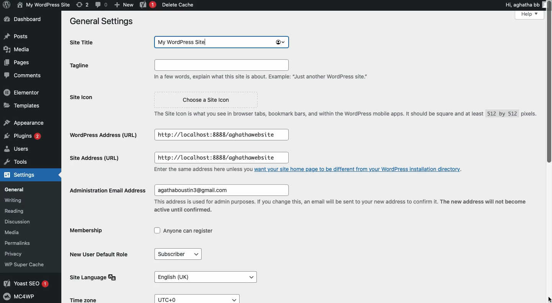 This screenshot has width=552, height=303. I want to click on Administration email address, so click(107, 192).